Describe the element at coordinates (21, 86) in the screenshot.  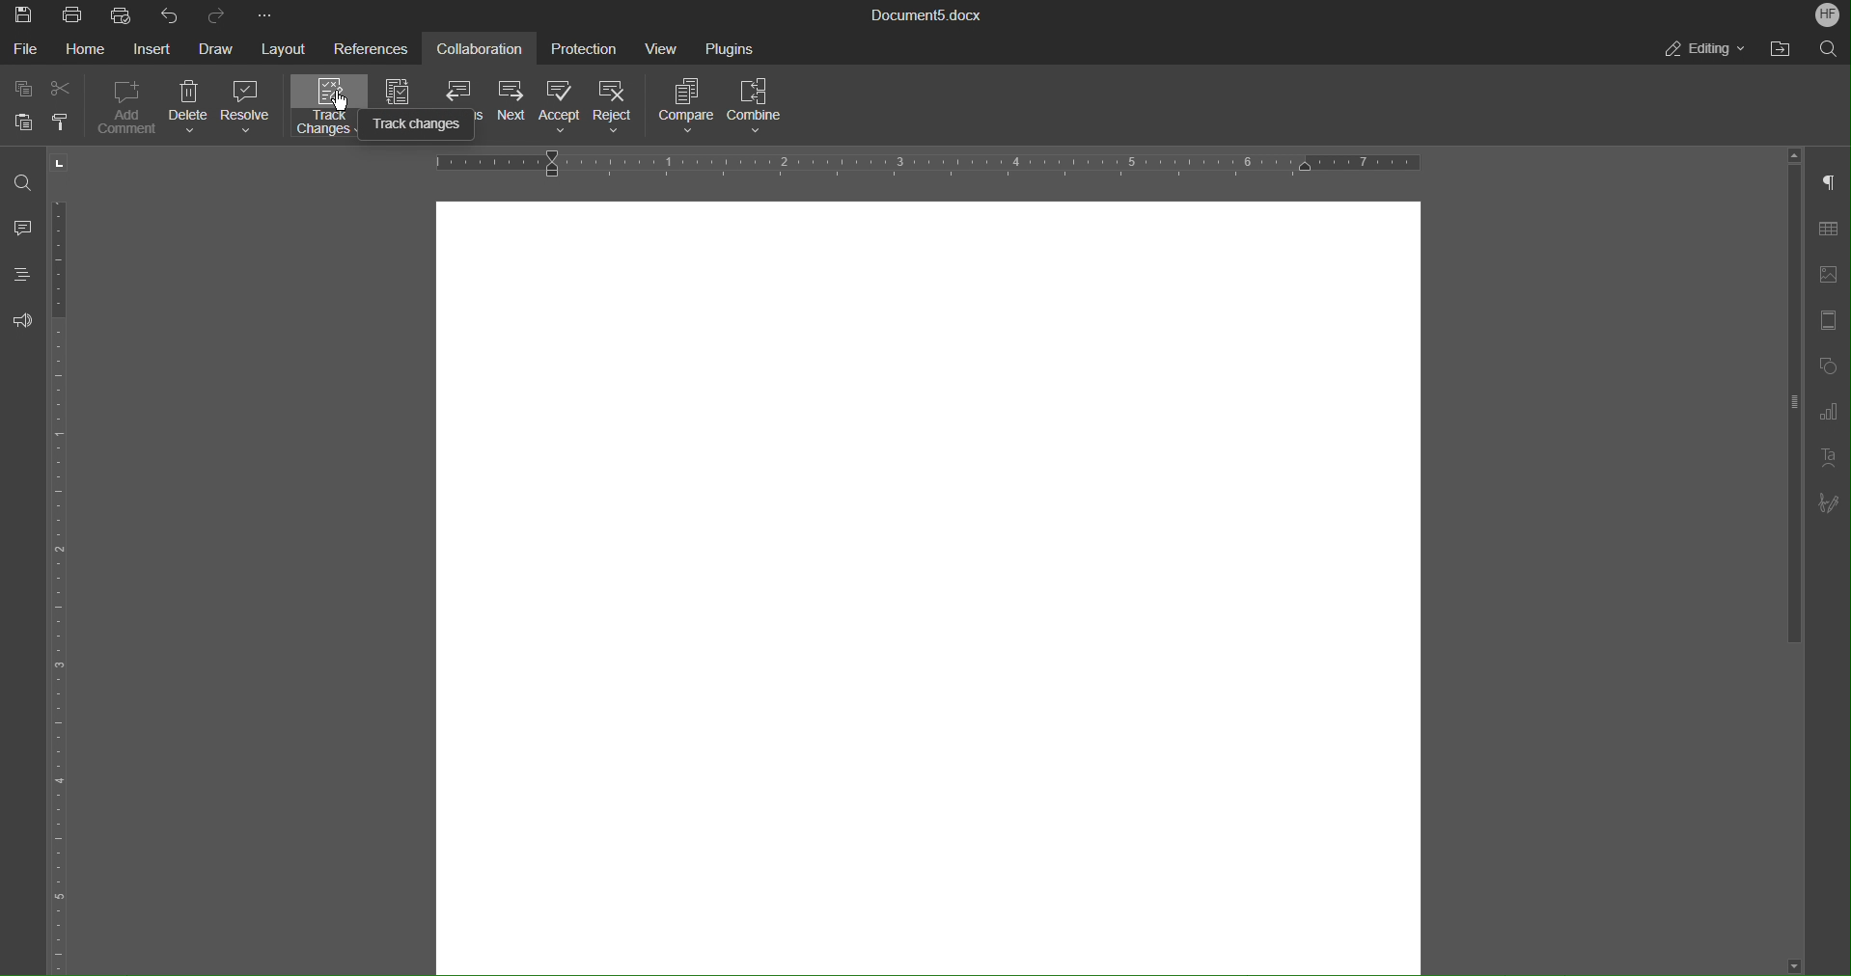
I see `Copy` at that location.